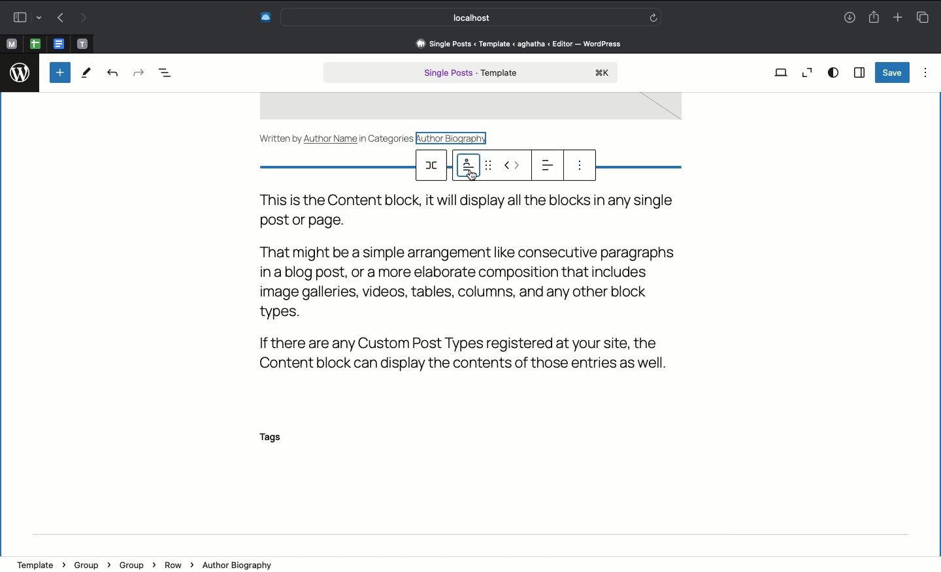 This screenshot has height=572, width=941. Describe the element at coordinates (467, 167) in the screenshot. I see `Details` at that location.